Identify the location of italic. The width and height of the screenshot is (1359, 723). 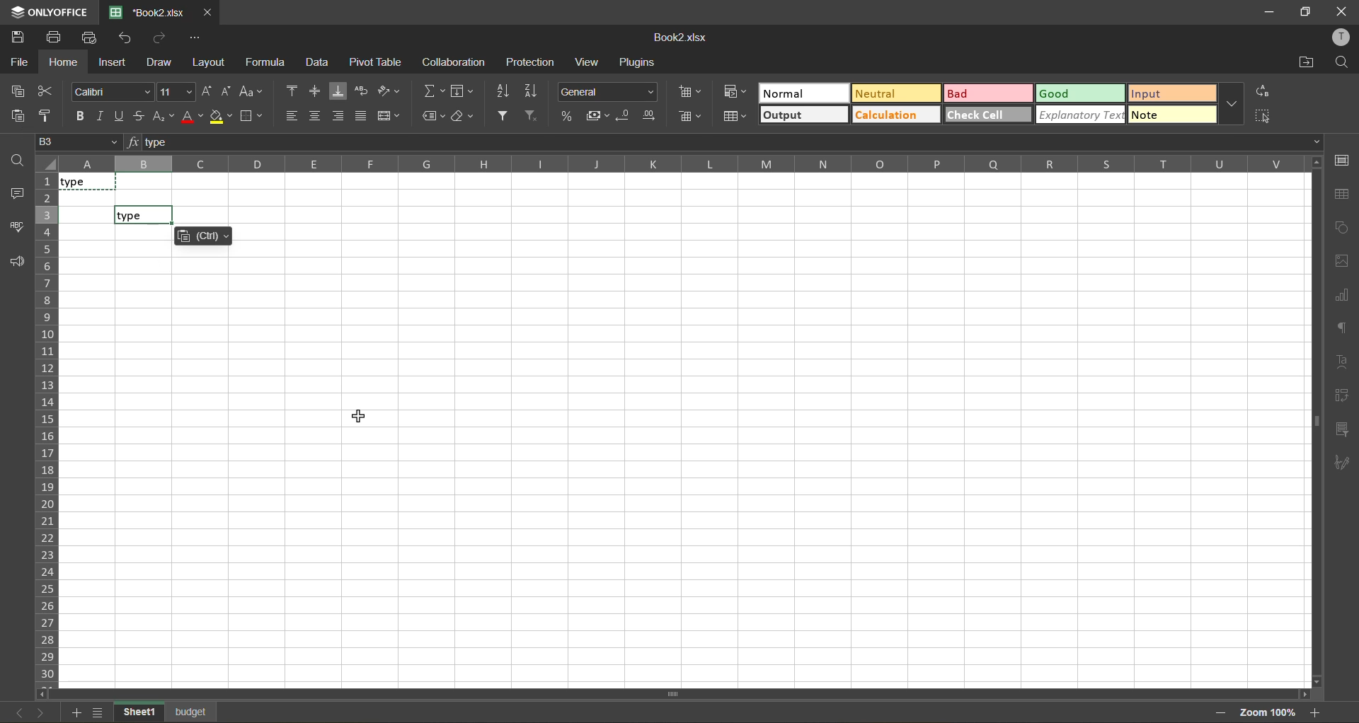
(99, 116).